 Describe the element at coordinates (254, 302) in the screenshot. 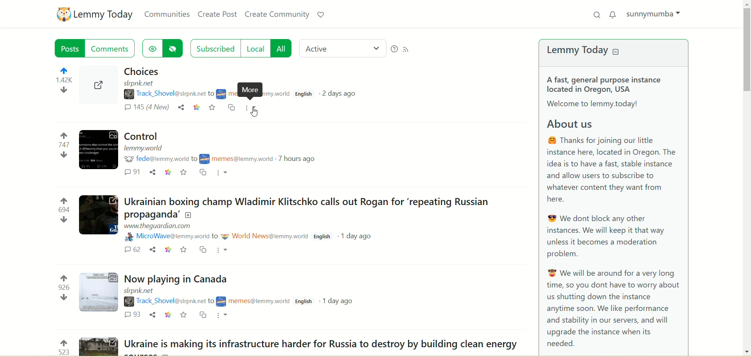

I see `community` at that location.